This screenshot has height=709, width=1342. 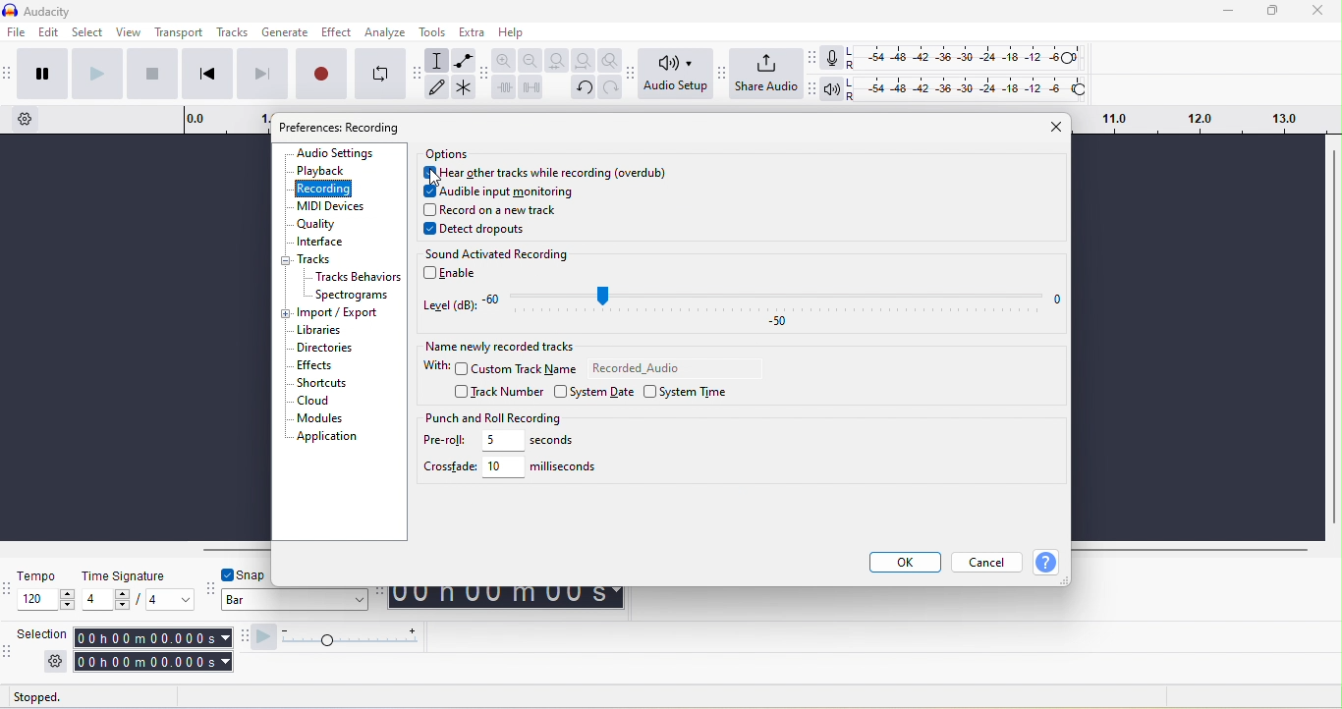 I want to click on custom track name, so click(x=519, y=369).